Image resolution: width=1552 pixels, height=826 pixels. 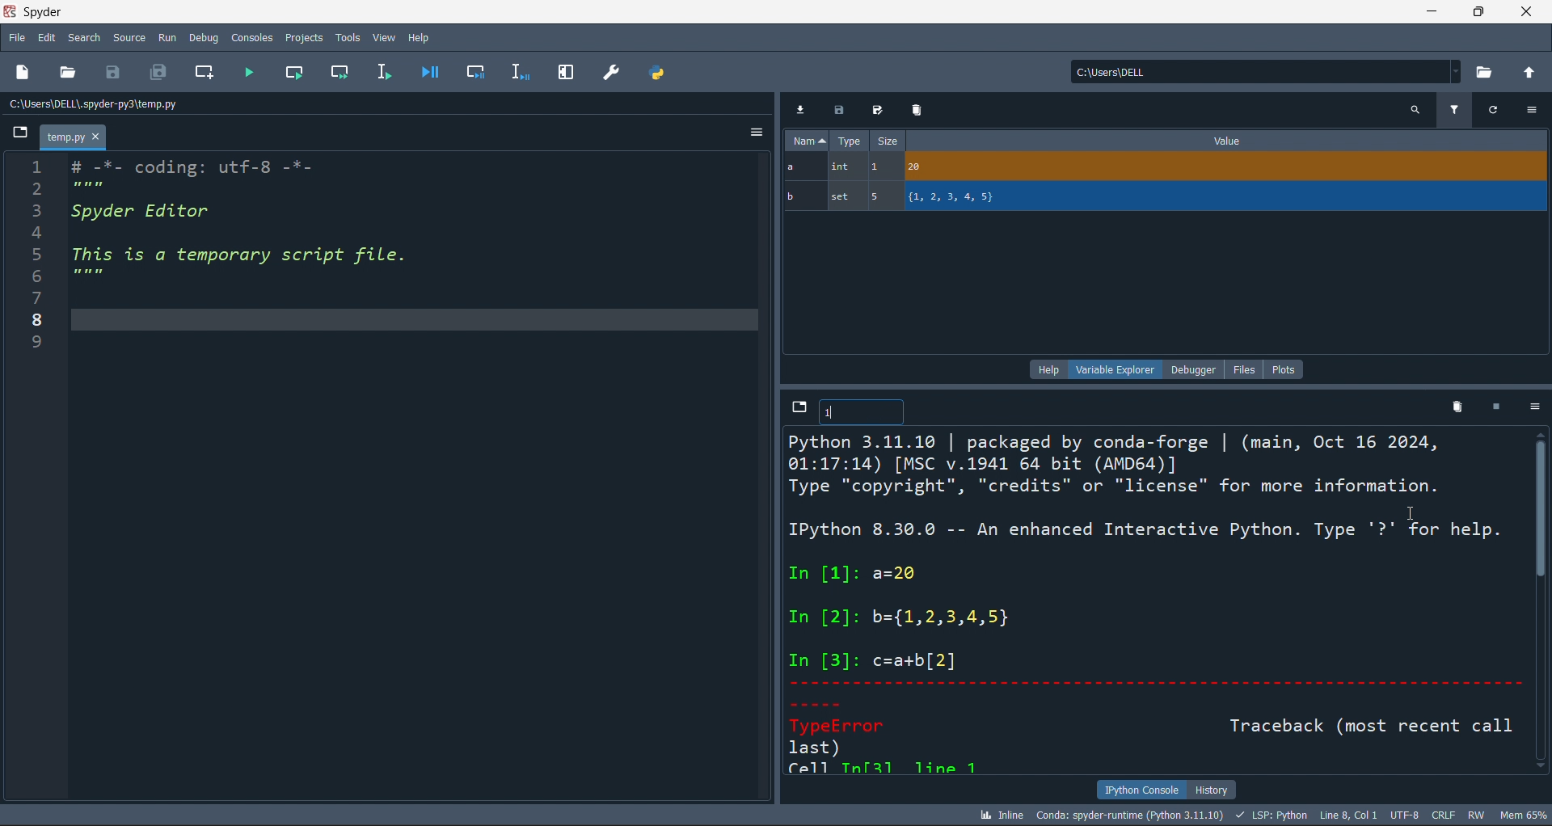 What do you see at coordinates (138, 104) in the screenshot?
I see `c:\users\dell\.spyder-py3\temp.py` at bounding box center [138, 104].